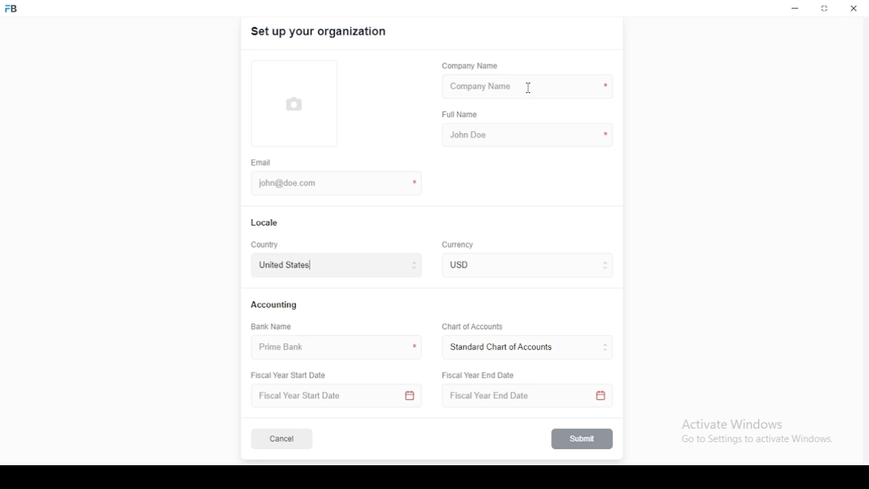  I want to click on submit, so click(583, 439).